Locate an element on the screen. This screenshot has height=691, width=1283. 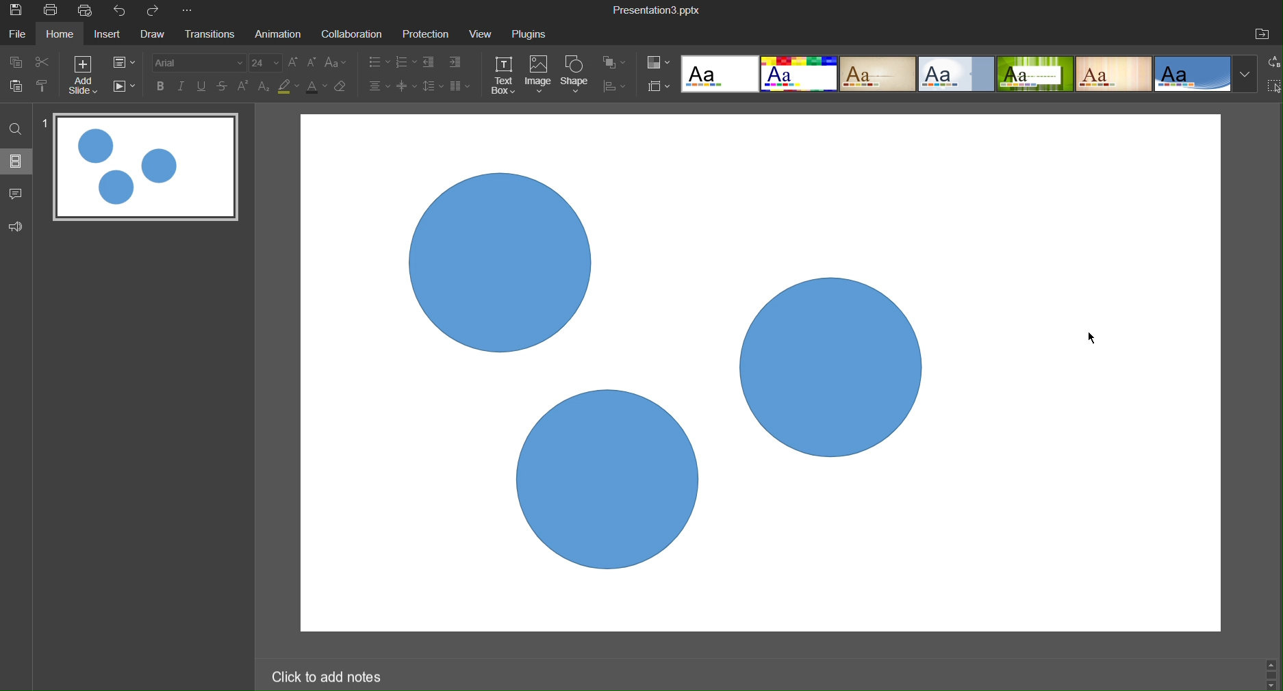
Shape 1 is located at coordinates (498, 263).